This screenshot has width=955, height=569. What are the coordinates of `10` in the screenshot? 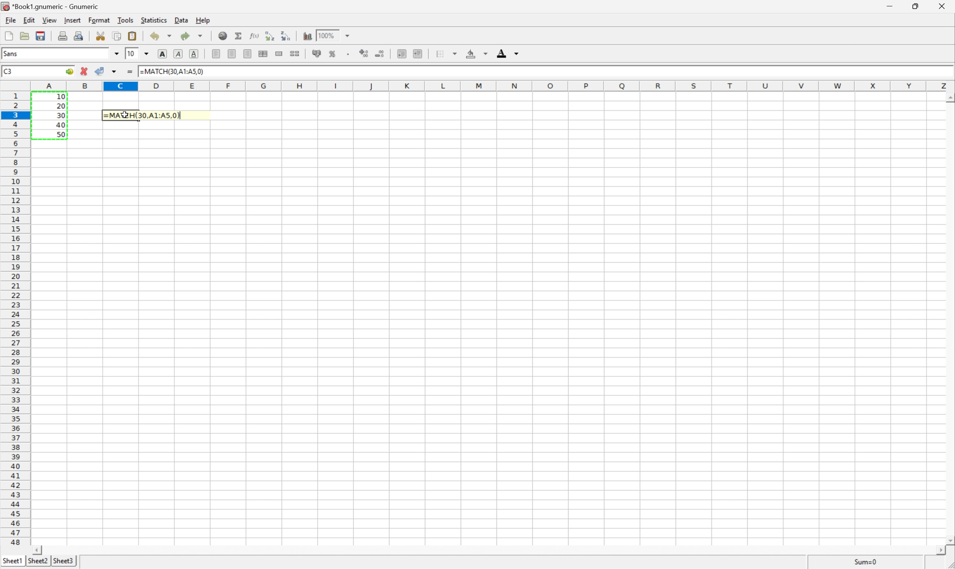 It's located at (129, 54).